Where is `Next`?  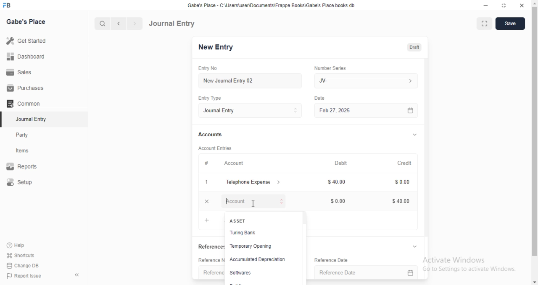
Next is located at coordinates (134, 23).